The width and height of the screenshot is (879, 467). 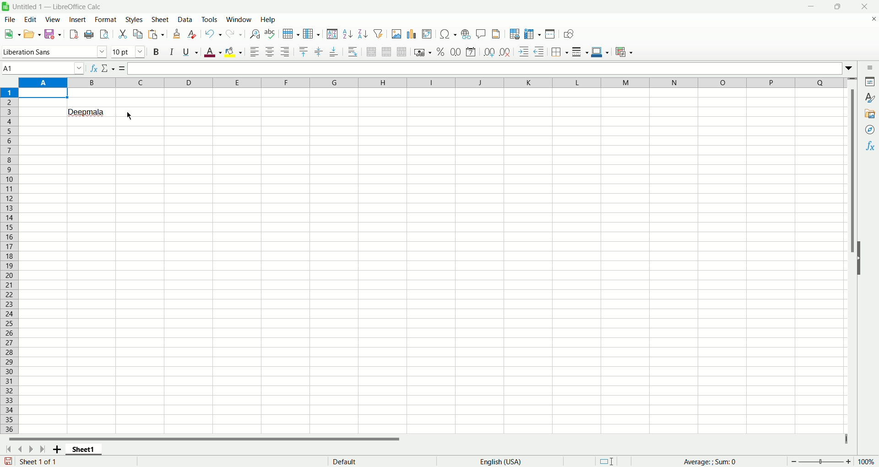 What do you see at coordinates (607, 461) in the screenshot?
I see `Standard selection` at bounding box center [607, 461].